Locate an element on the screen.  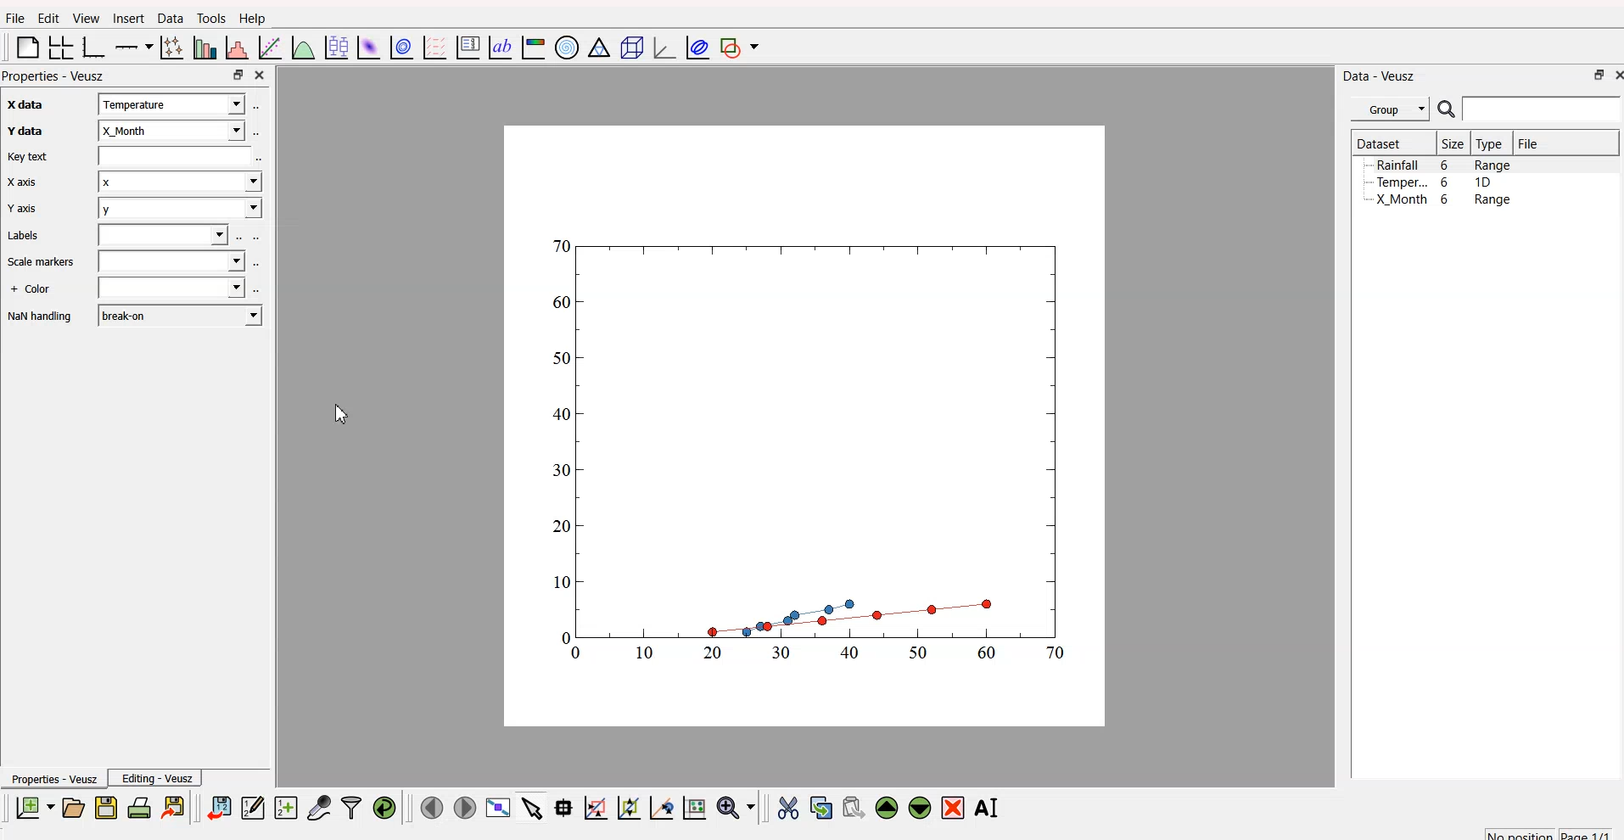
Group is located at coordinates (1390, 109).